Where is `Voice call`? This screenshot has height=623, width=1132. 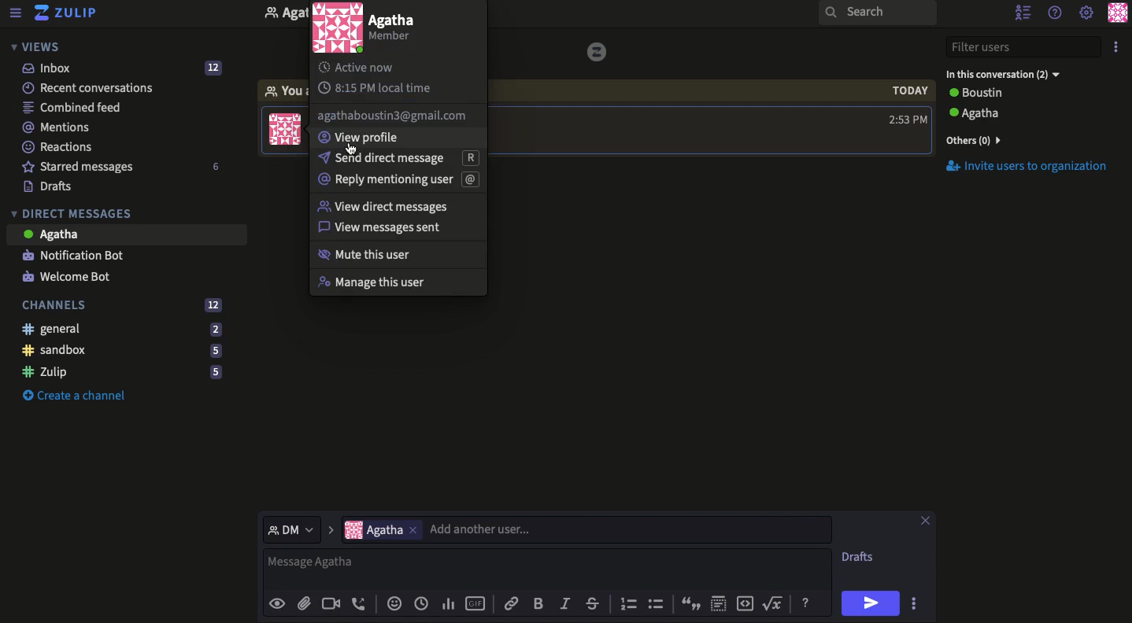 Voice call is located at coordinates (359, 603).